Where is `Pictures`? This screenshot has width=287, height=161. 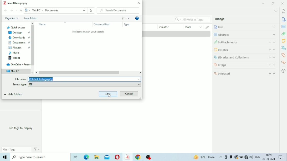
Pictures is located at coordinates (19, 48).